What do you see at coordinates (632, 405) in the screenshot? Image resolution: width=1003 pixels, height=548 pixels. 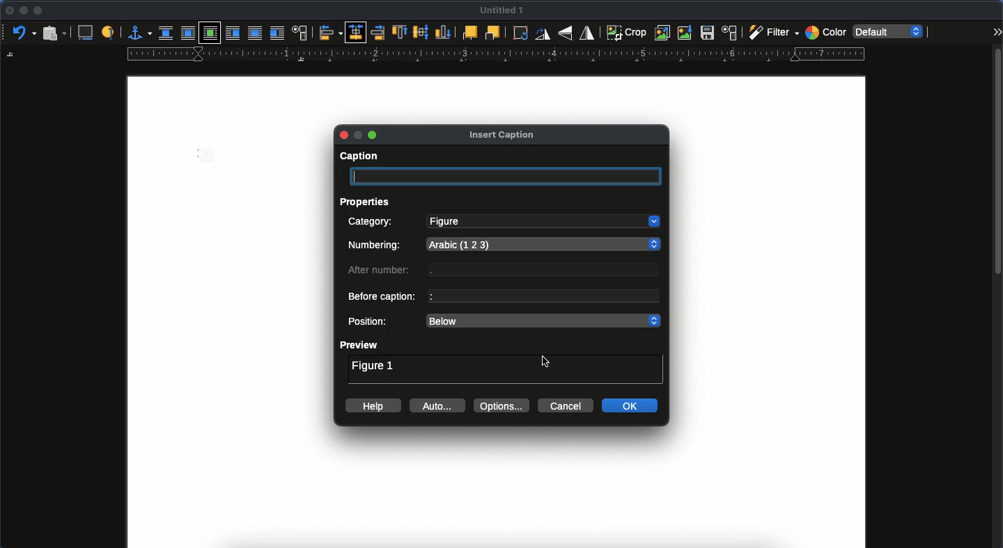 I see `ok` at bounding box center [632, 405].